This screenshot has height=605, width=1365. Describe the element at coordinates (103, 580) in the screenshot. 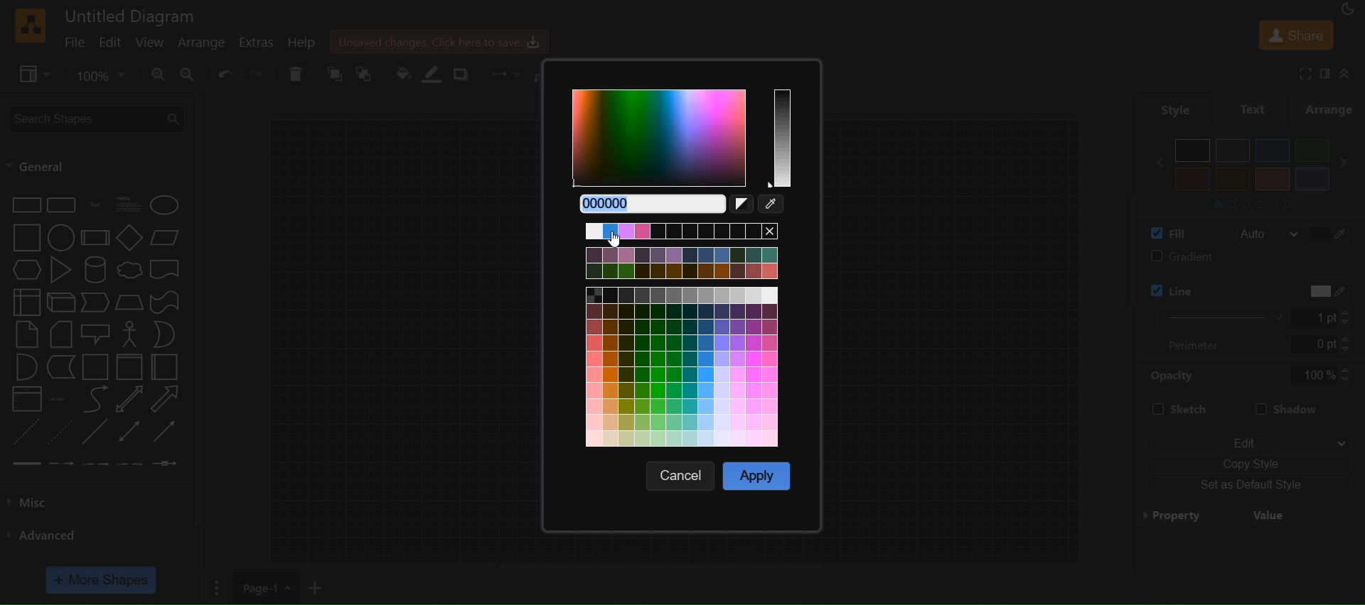

I see `more shapes` at that location.